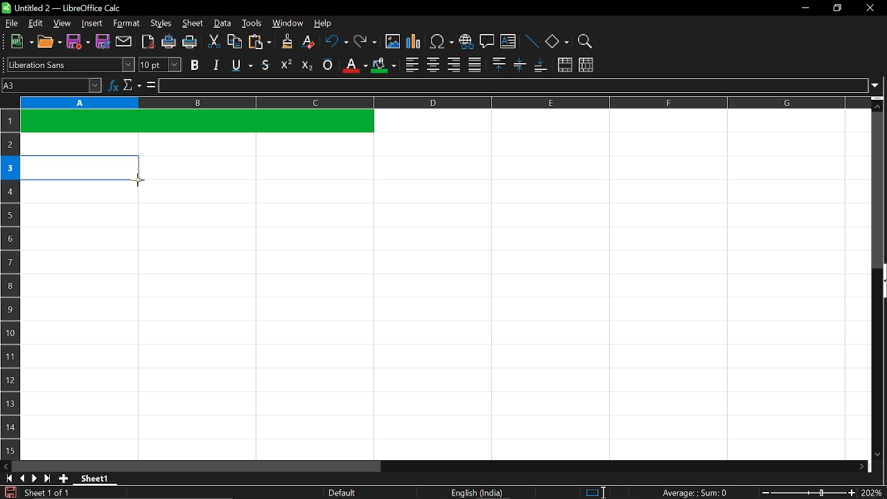  I want to click on move down, so click(880, 455).